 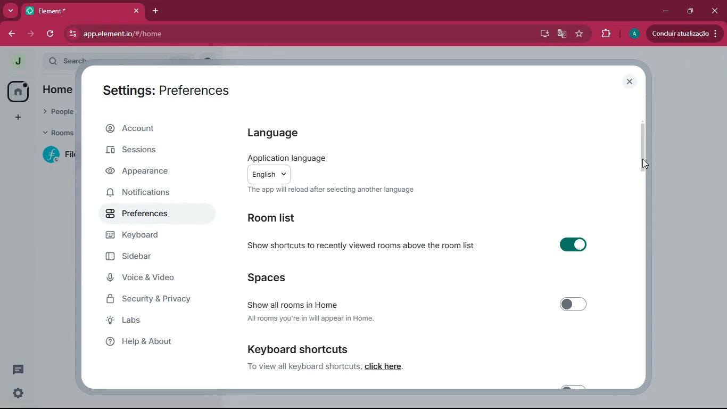 I want to click on help, so click(x=157, y=342).